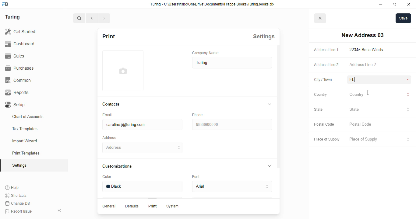 The width and height of the screenshot is (416, 219). What do you see at coordinates (107, 177) in the screenshot?
I see `color` at bounding box center [107, 177].